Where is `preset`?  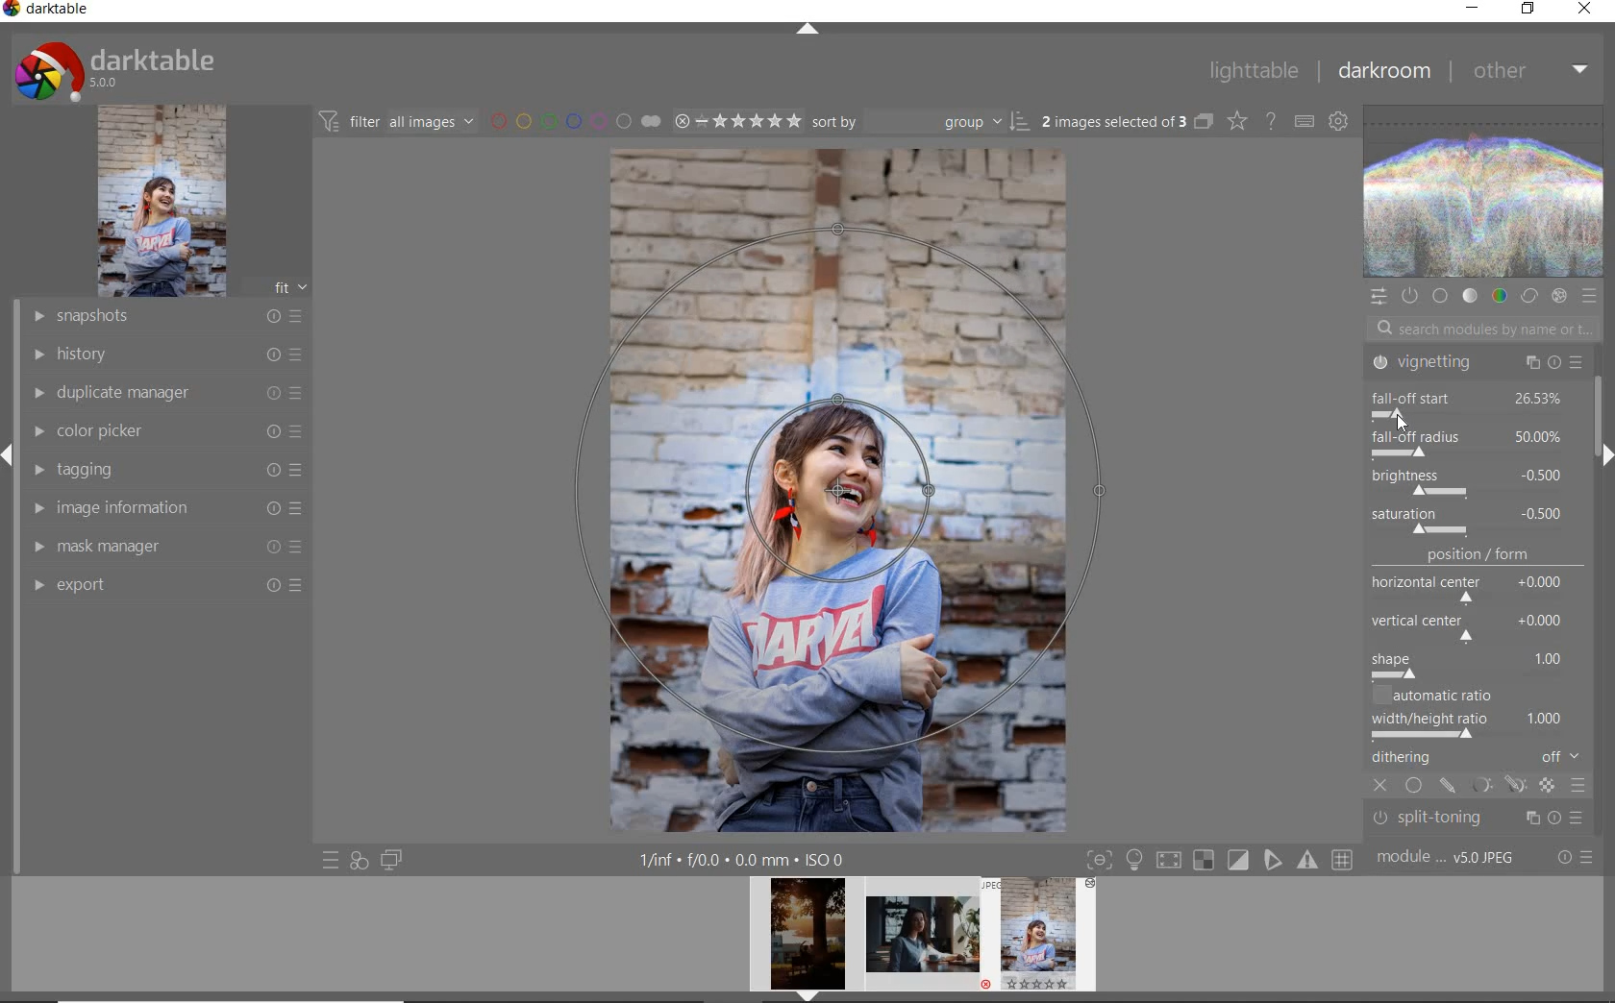 preset is located at coordinates (1590, 296).